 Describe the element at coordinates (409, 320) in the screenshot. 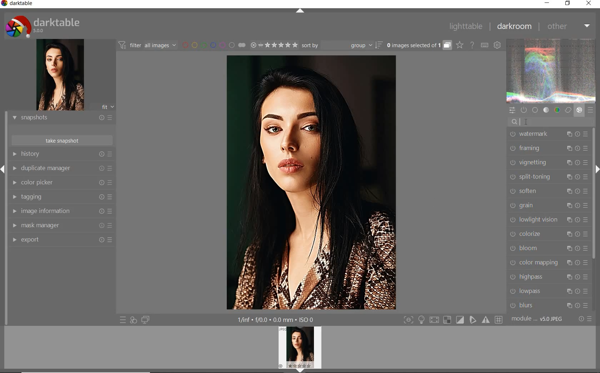

I see `toggle modes` at that location.